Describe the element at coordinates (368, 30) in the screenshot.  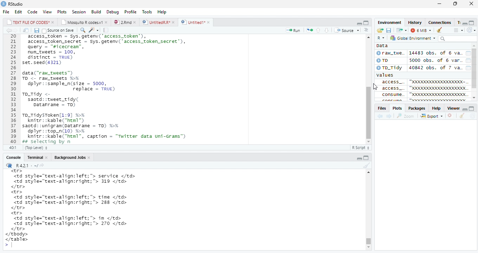
I see `show document outline` at that location.